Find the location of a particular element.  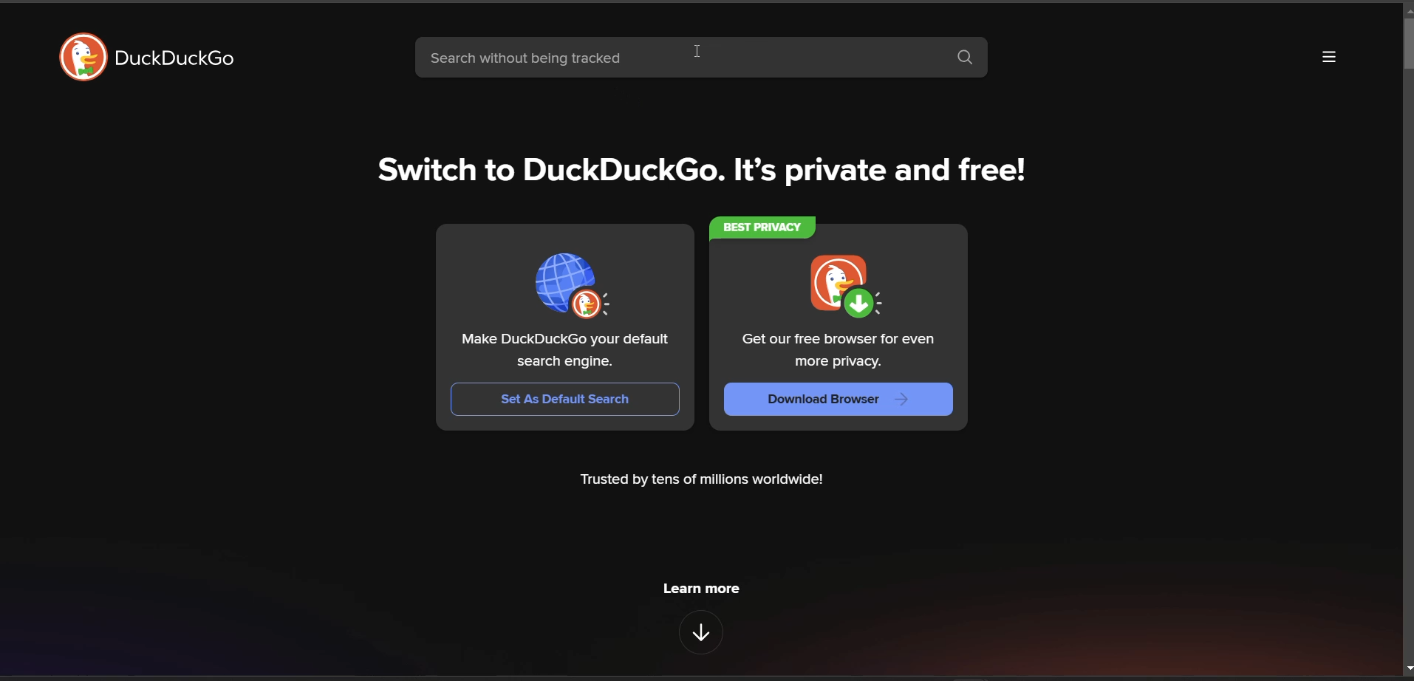

Switch to DuckDuckGo. It's private and free! is located at coordinates (714, 174).